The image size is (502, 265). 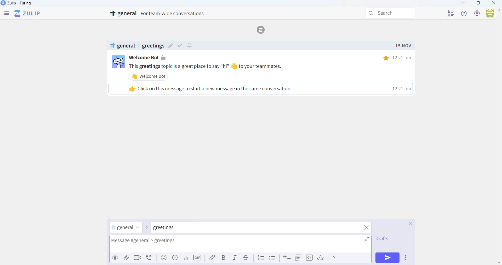 What do you see at coordinates (6, 14) in the screenshot?
I see `Menu Bar` at bounding box center [6, 14].